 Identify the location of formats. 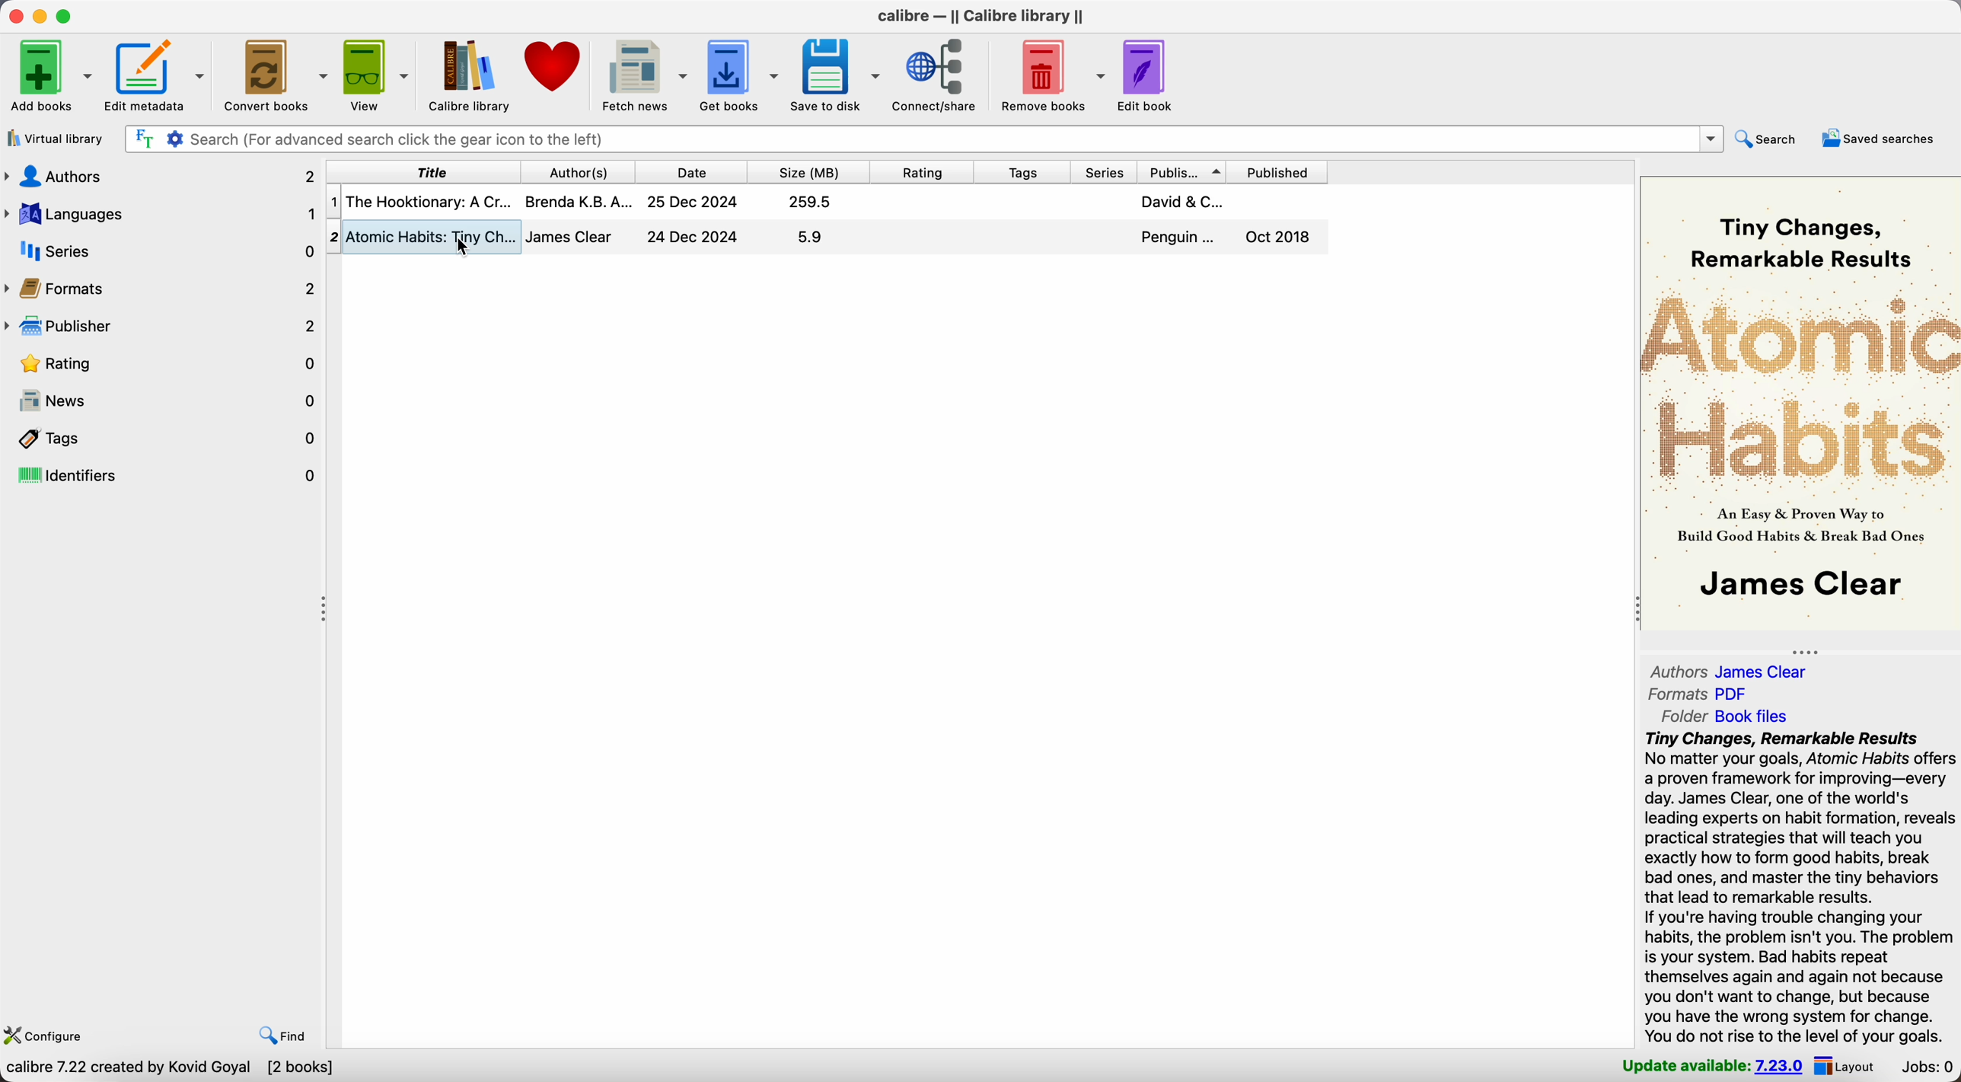
(162, 288).